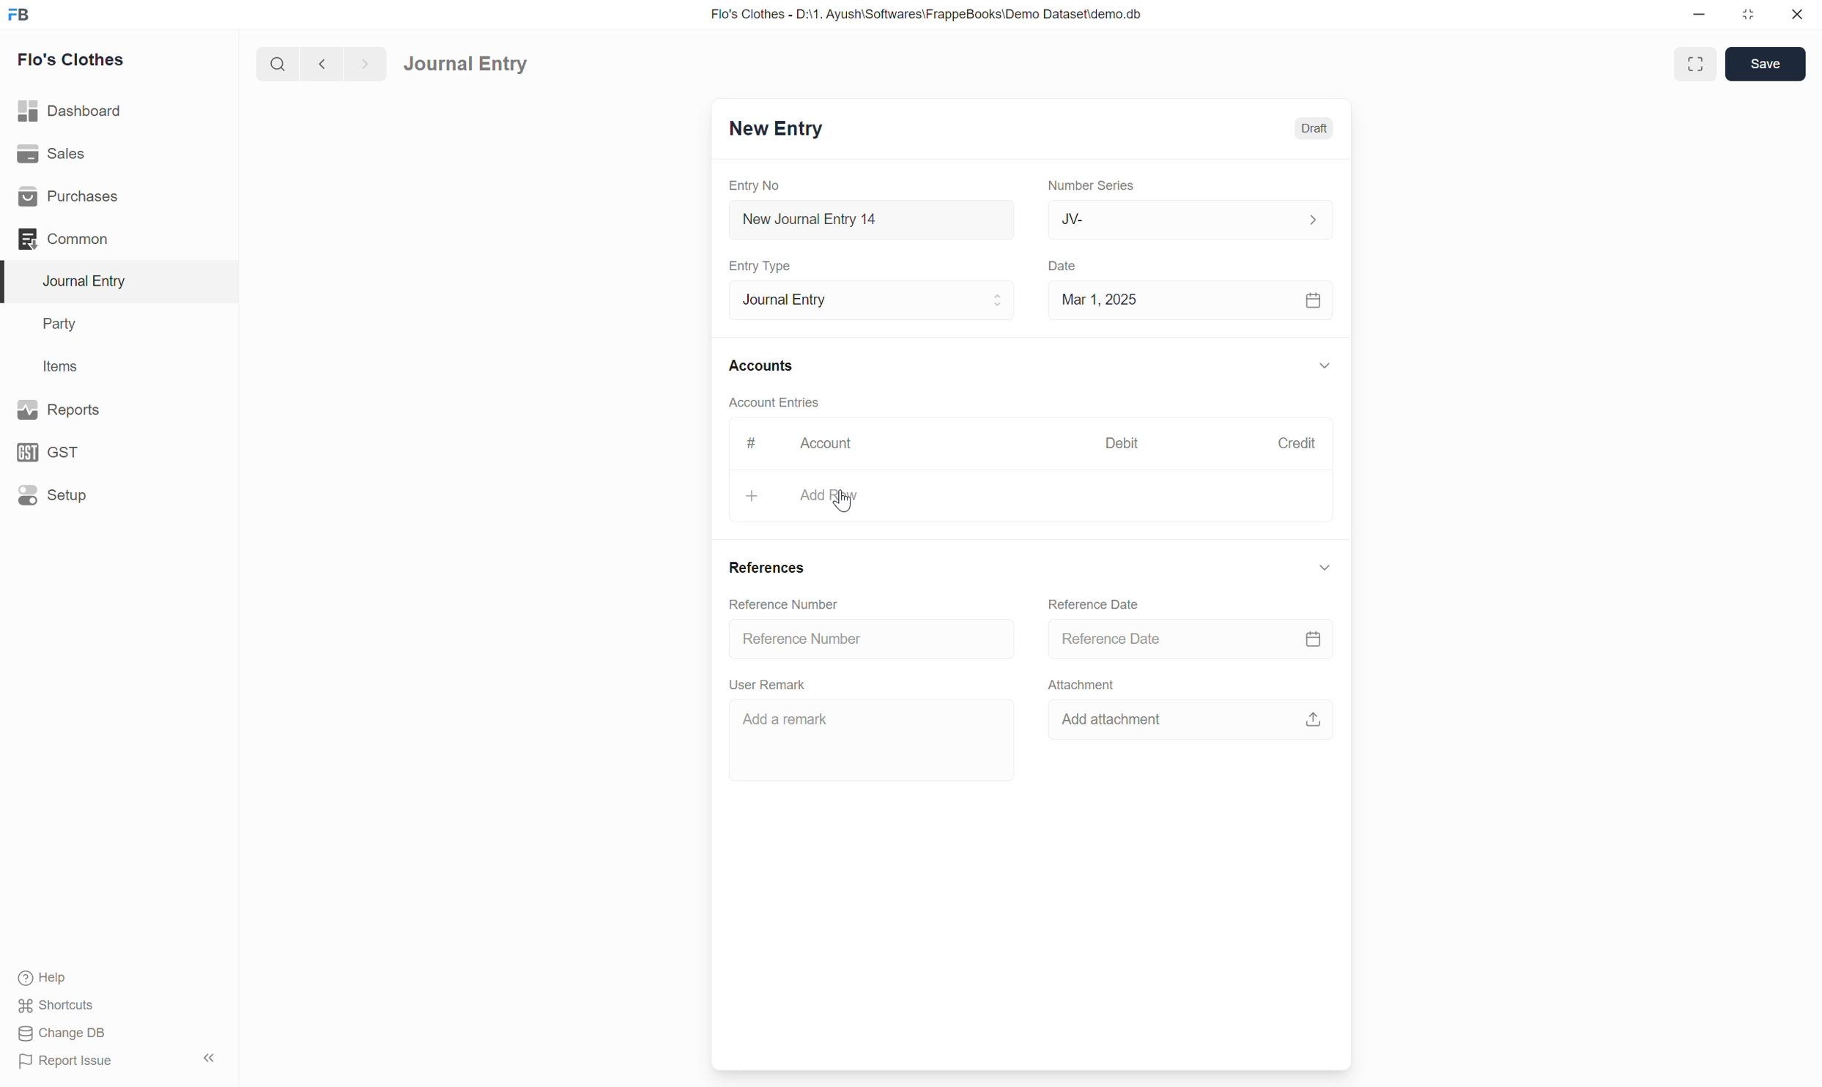 This screenshot has width=1822, height=1087. Describe the element at coordinates (771, 684) in the screenshot. I see `User Remark` at that location.